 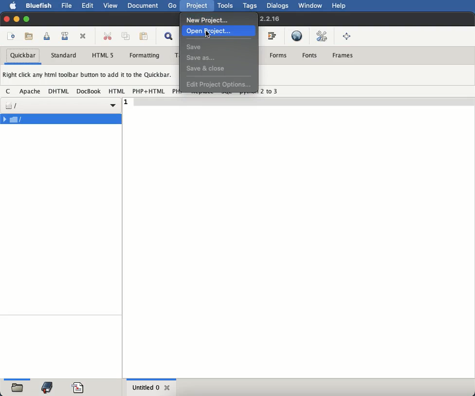 What do you see at coordinates (322, 36) in the screenshot?
I see `edit preferences ` at bounding box center [322, 36].